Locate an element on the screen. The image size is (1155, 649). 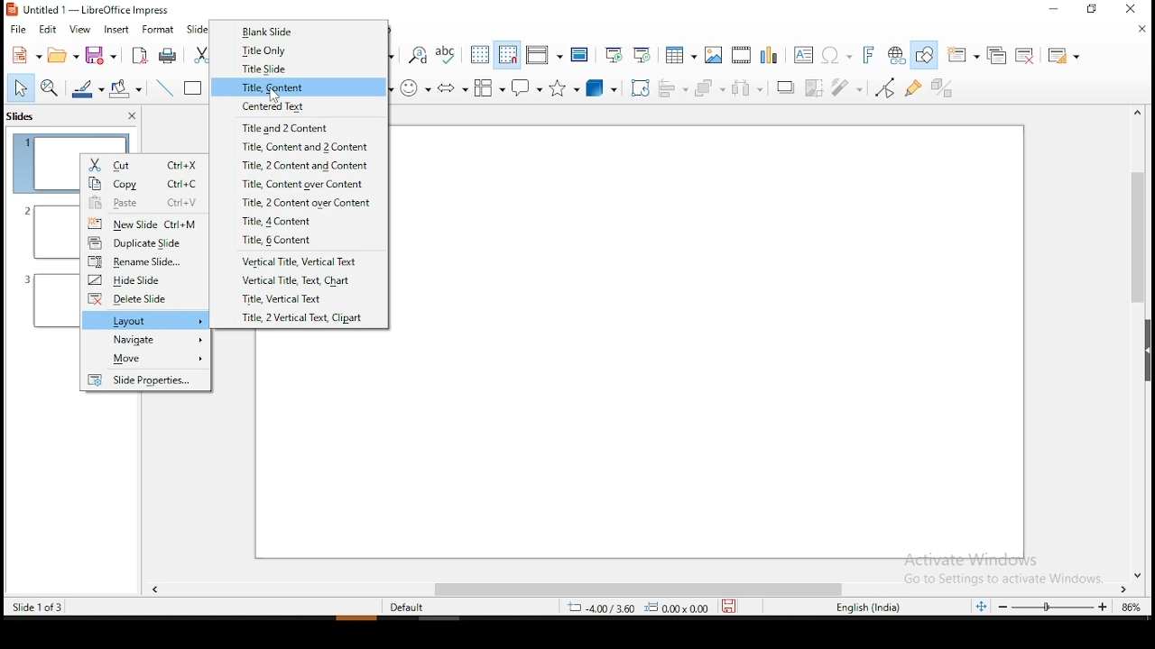
save is located at coordinates (98, 56).